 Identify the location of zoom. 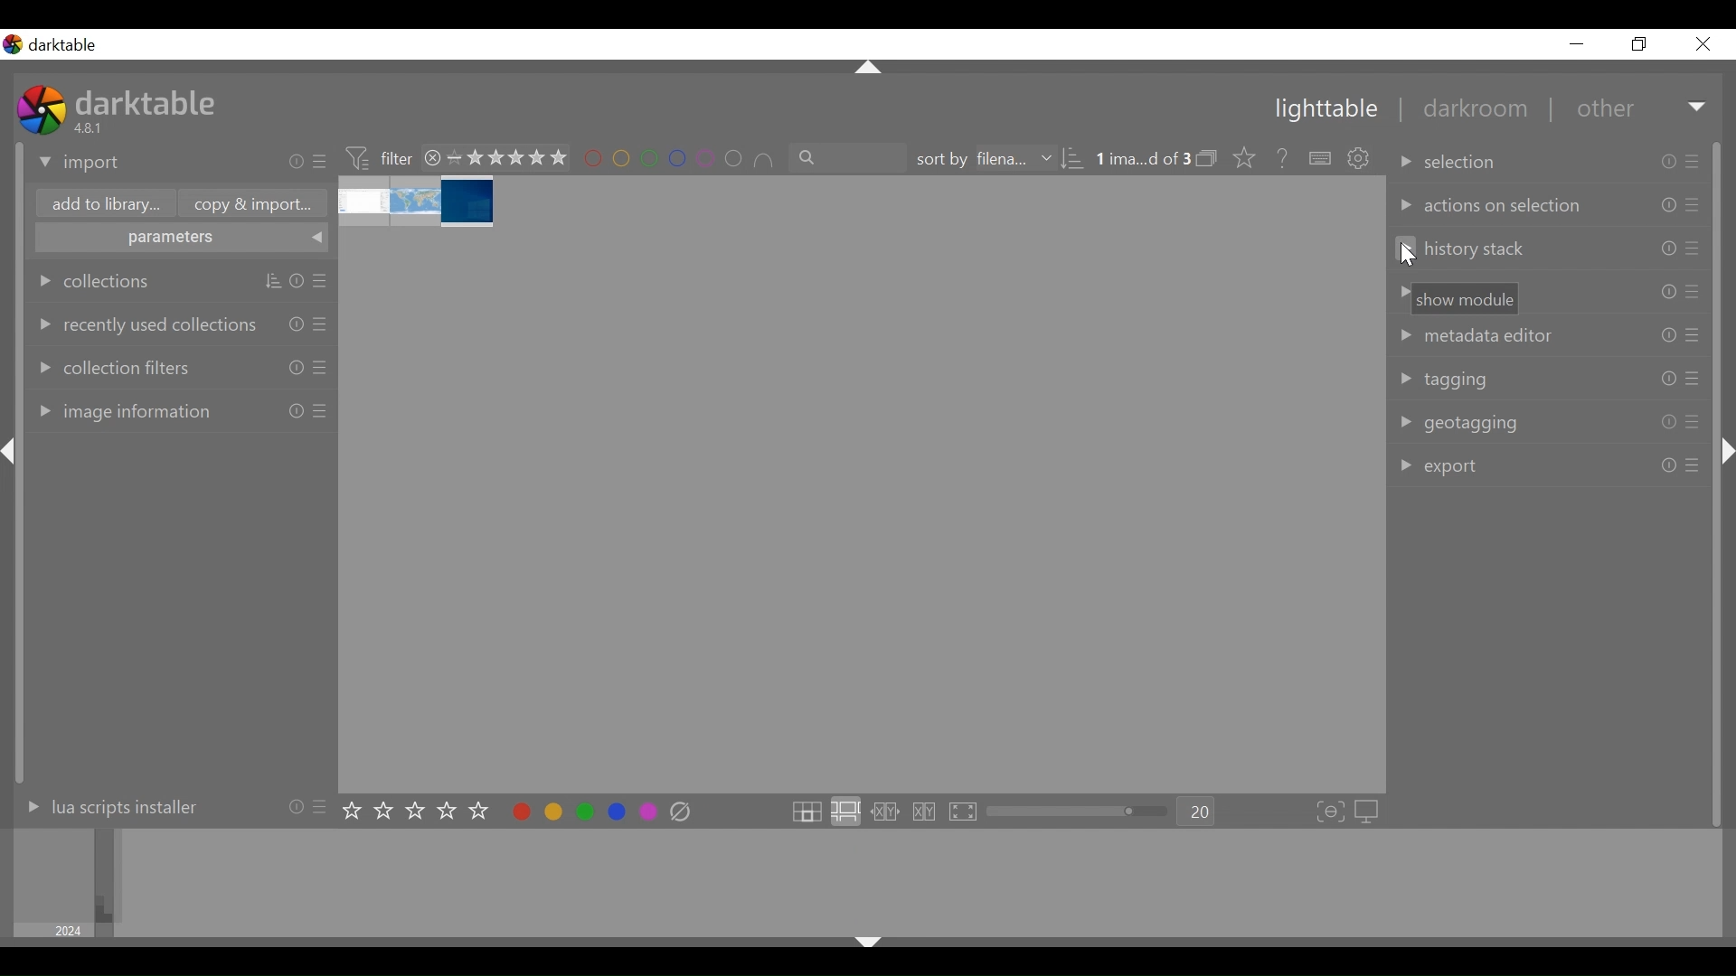
(1078, 812).